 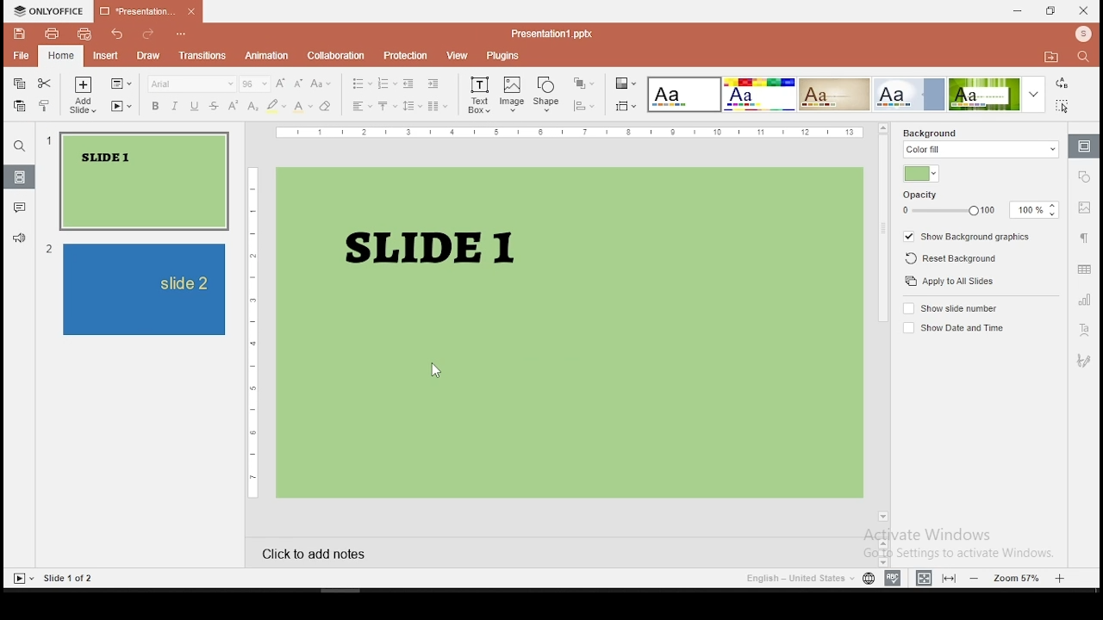 I want to click on find, so click(x=18, y=146).